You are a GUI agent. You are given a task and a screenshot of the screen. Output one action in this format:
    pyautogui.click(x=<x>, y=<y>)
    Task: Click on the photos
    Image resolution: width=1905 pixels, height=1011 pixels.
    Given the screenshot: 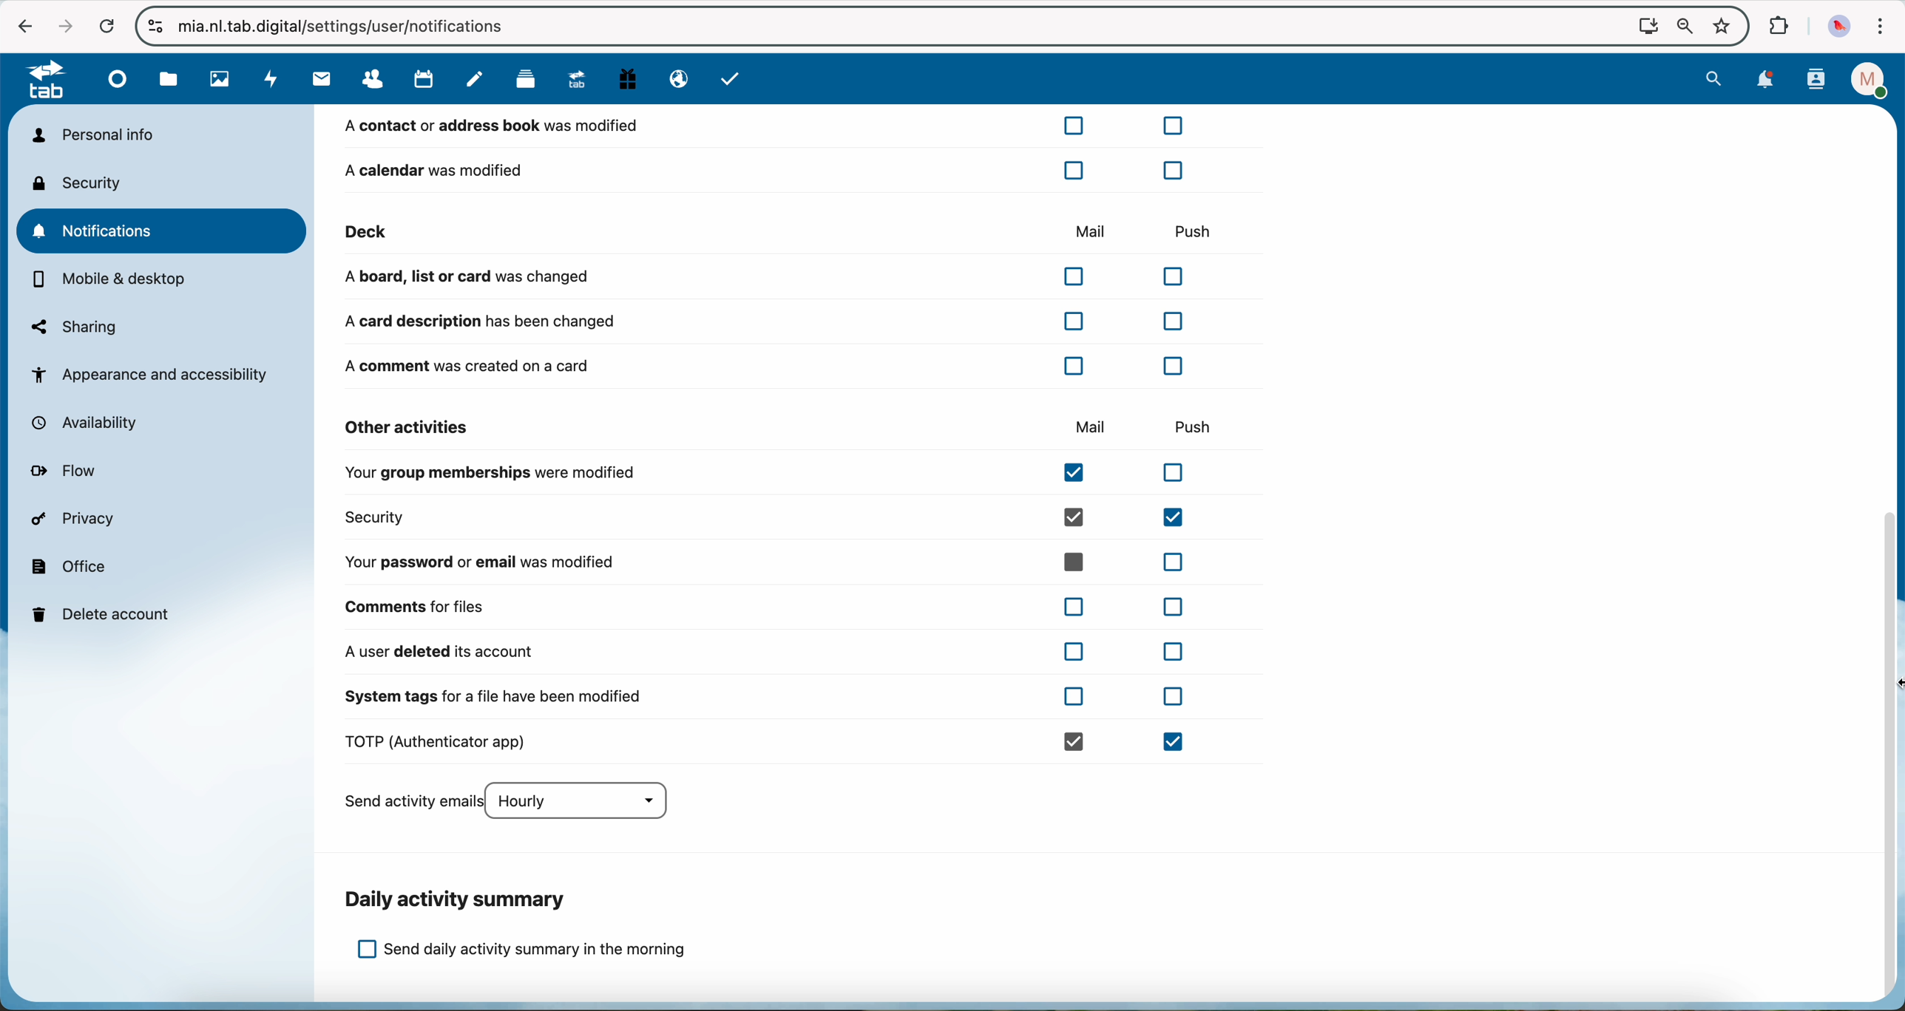 What is the action you would take?
    pyautogui.click(x=217, y=80)
    